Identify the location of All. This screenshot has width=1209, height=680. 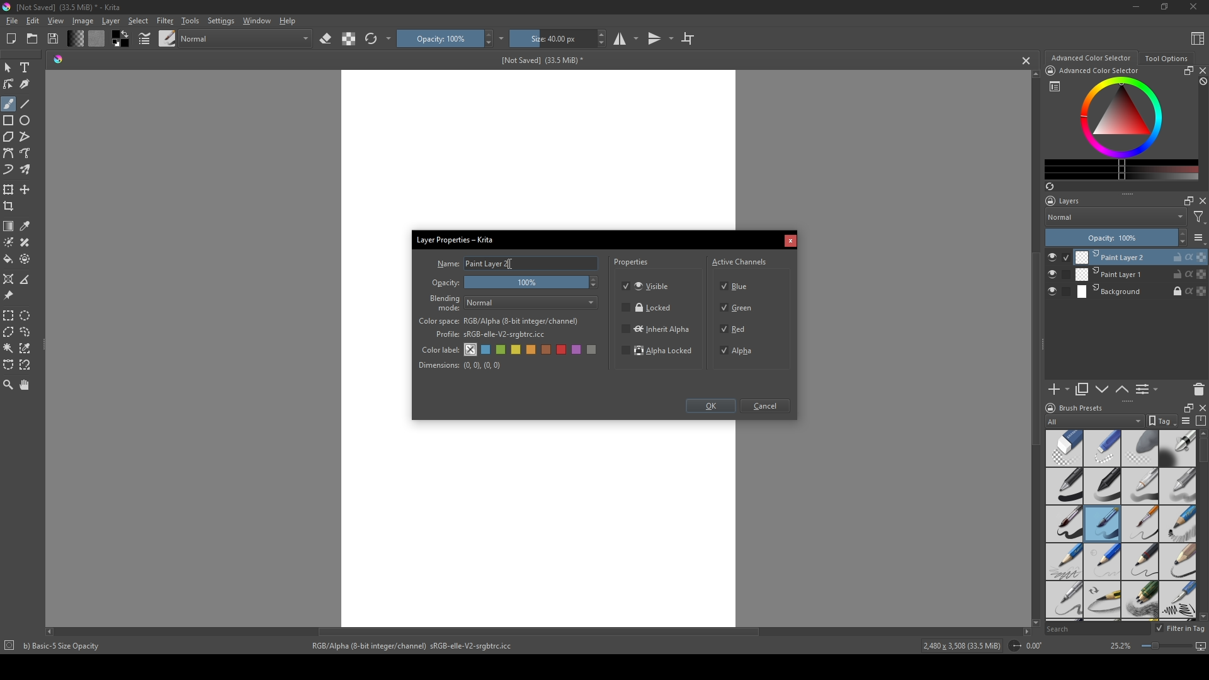
(1094, 421).